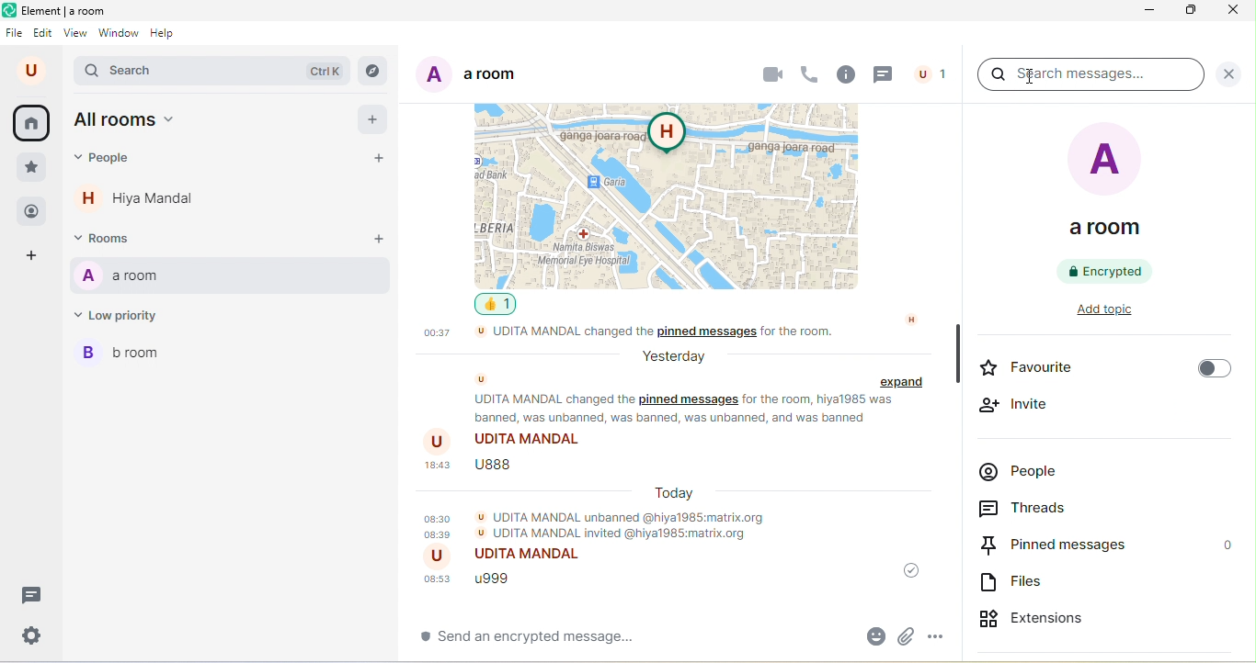  What do you see at coordinates (378, 240) in the screenshot?
I see `add room` at bounding box center [378, 240].